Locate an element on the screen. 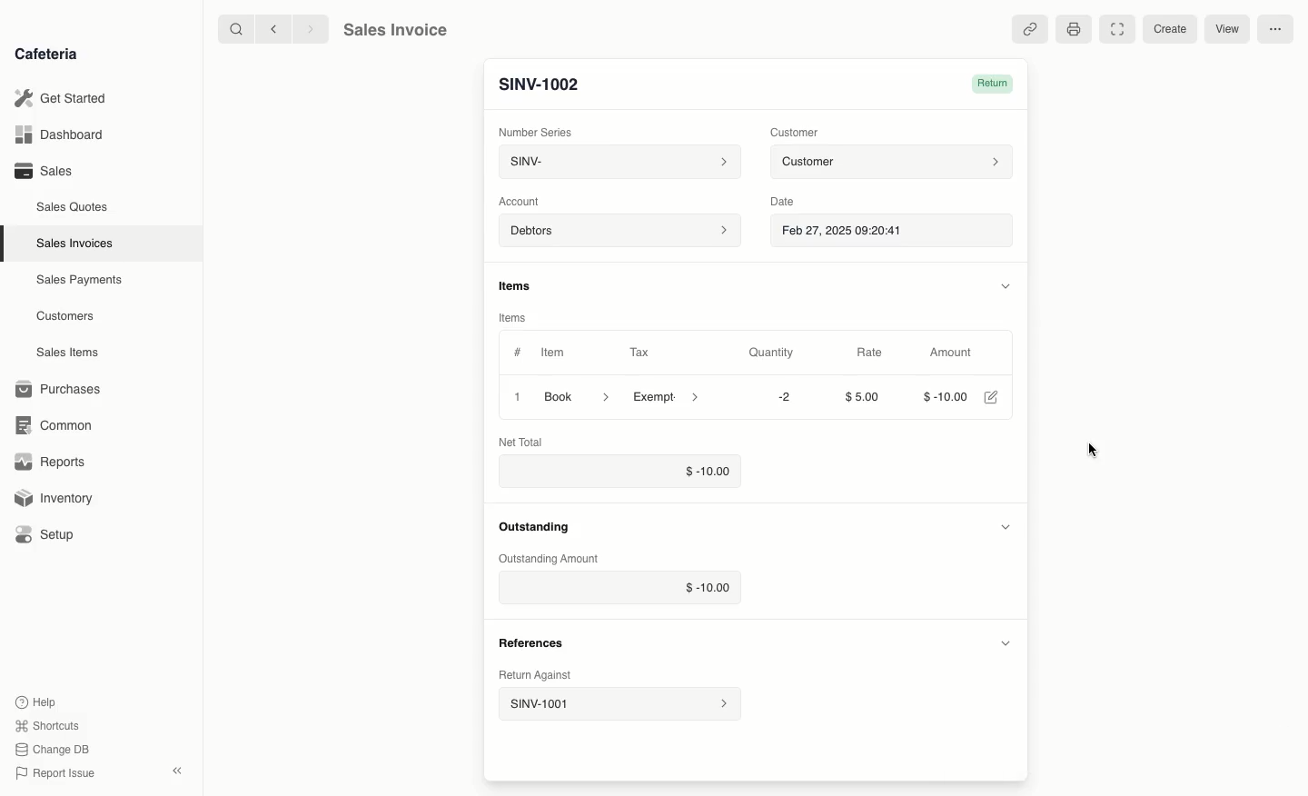 This screenshot has height=796, width=1308. Debtors  is located at coordinates (619, 232).